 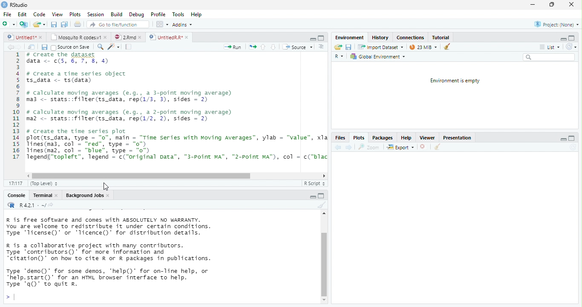 What do you see at coordinates (116, 24) in the screenshot?
I see `Go to file/function` at bounding box center [116, 24].